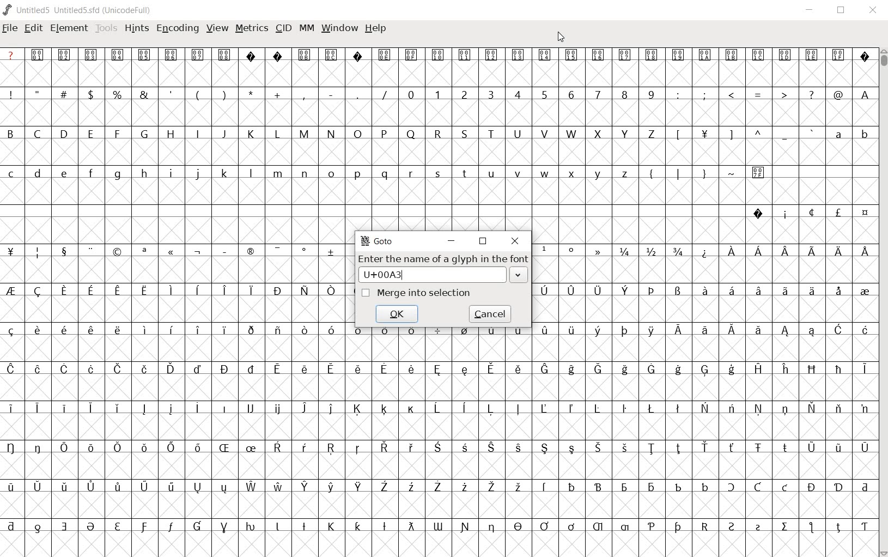  What do you see at coordinates (650, 487) in the screenshot?
I see `Symbol` at bounding box center [650, 487].